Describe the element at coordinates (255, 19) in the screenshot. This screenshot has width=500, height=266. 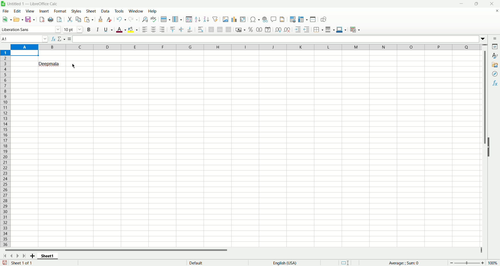
I see `Insert symbols` at that location.